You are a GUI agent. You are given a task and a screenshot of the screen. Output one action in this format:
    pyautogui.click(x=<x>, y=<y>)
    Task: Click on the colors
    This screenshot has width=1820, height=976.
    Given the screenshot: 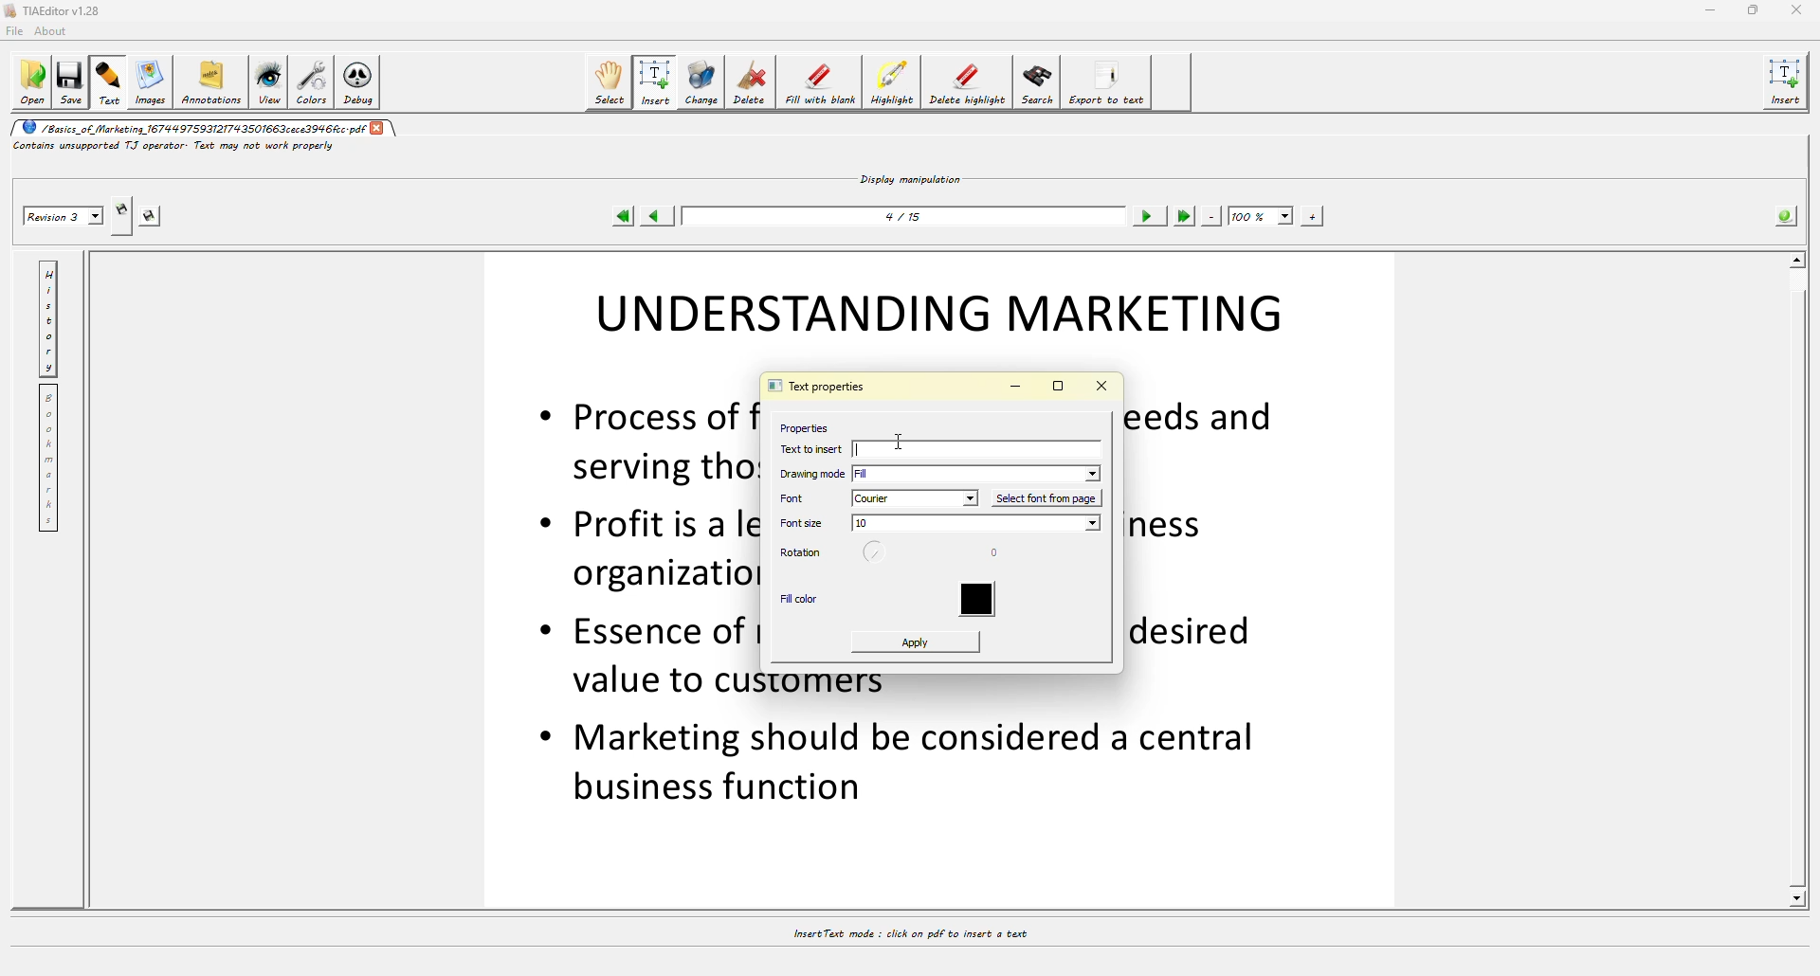 What is the action you would take?
    pyautogui.click(x=312, y=81)
    